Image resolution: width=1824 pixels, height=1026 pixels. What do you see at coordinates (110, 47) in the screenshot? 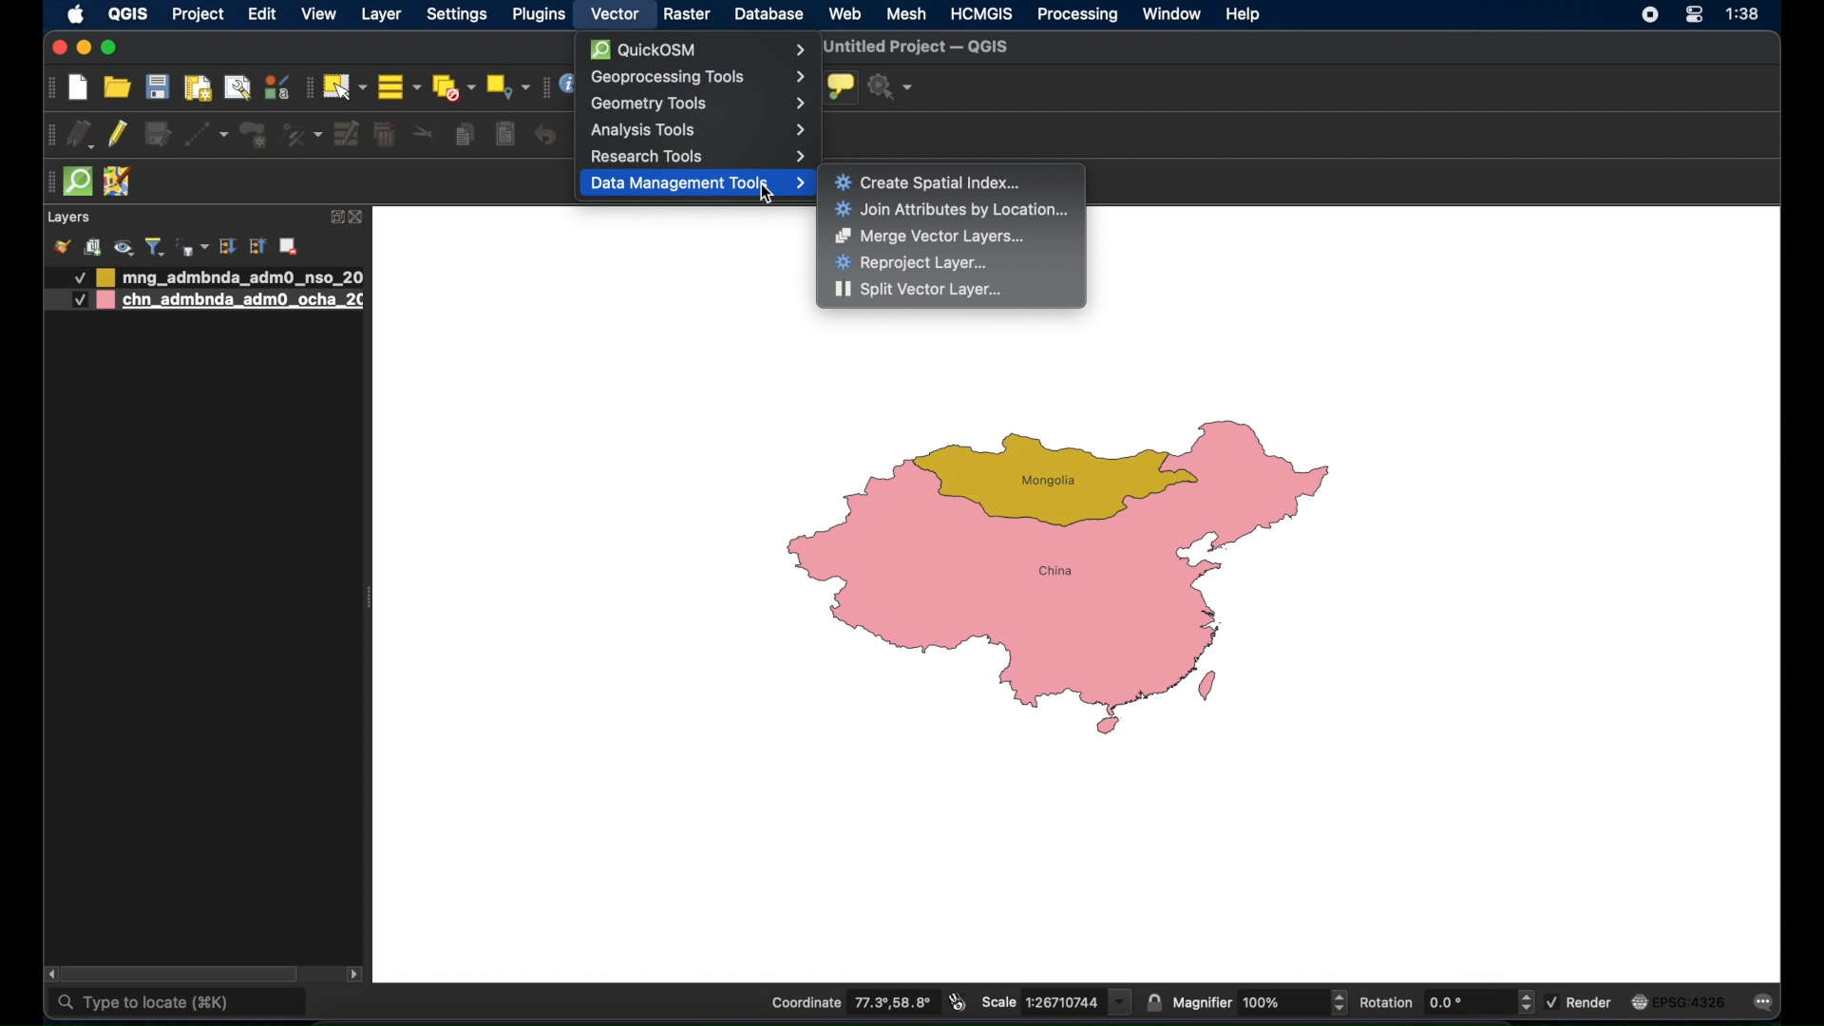
I see `maximize` at bounding box center [110, 47].